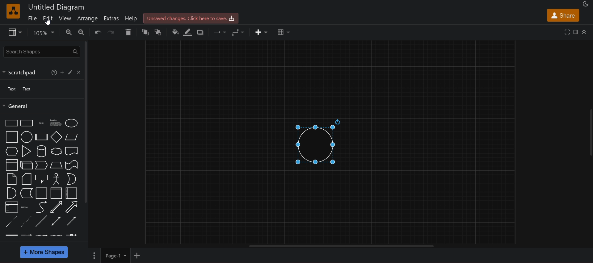 The height and width of the screenshot is (263, 593). I want to click on horizontal container, so click(73, 193).